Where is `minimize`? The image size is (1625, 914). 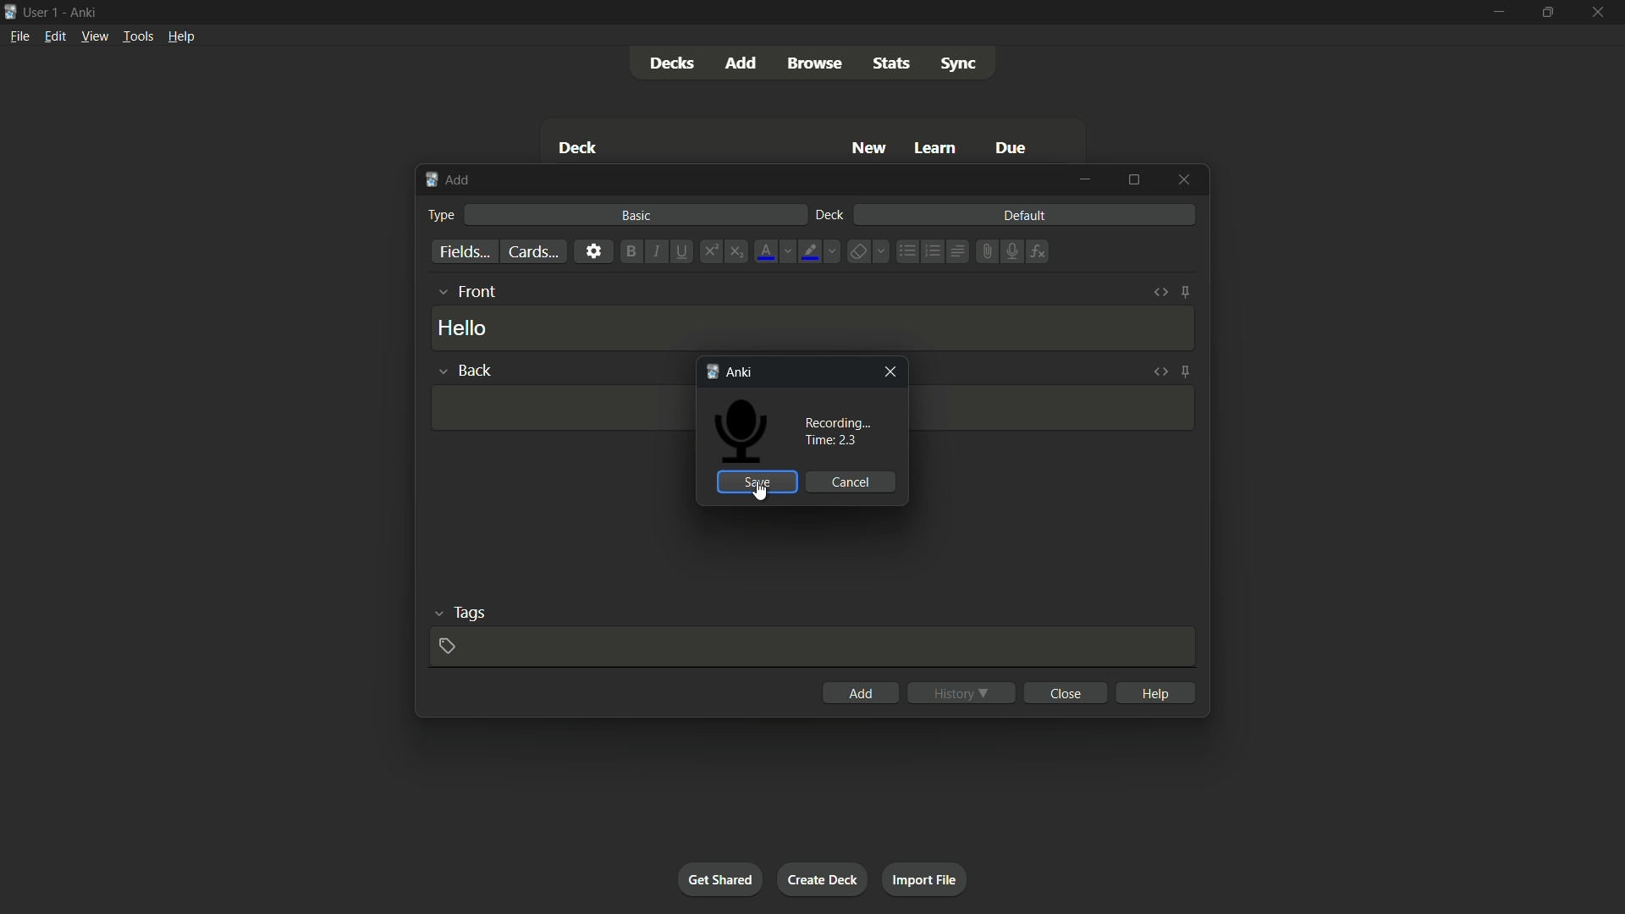
minimize is located at coordinates (1497, 13).